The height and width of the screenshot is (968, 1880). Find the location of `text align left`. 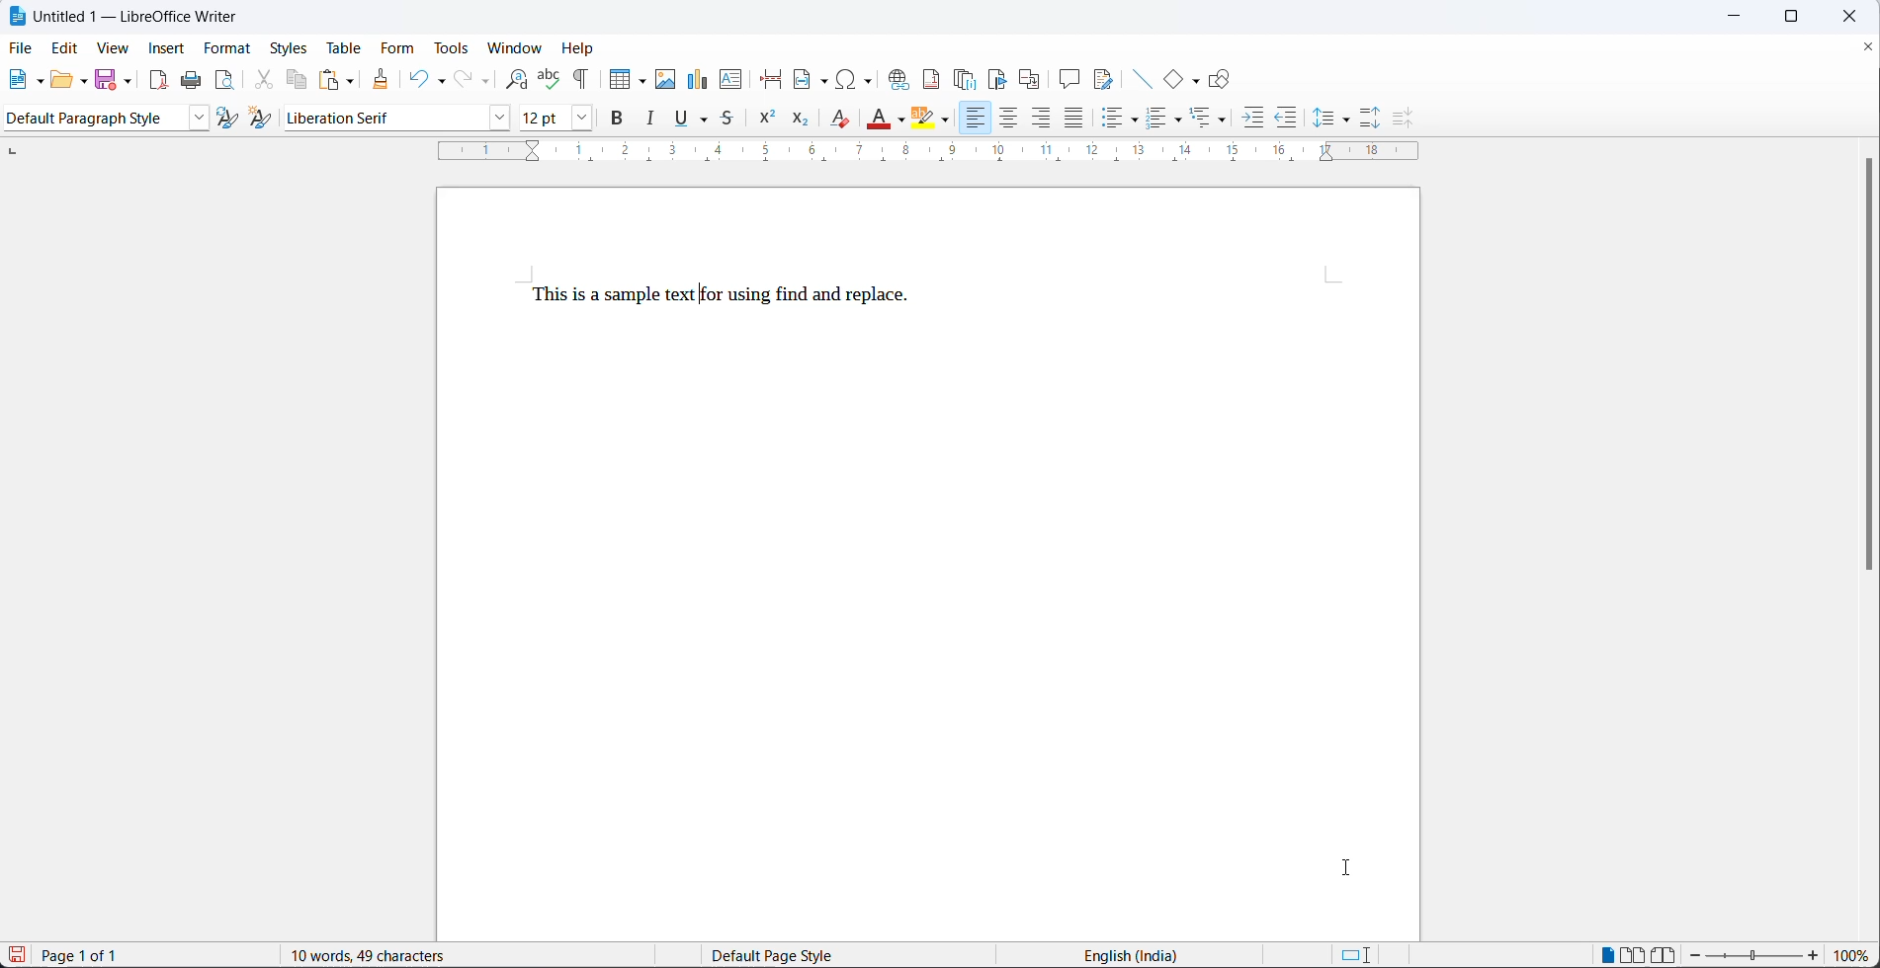

text align left is located at coordinates (974, 119).